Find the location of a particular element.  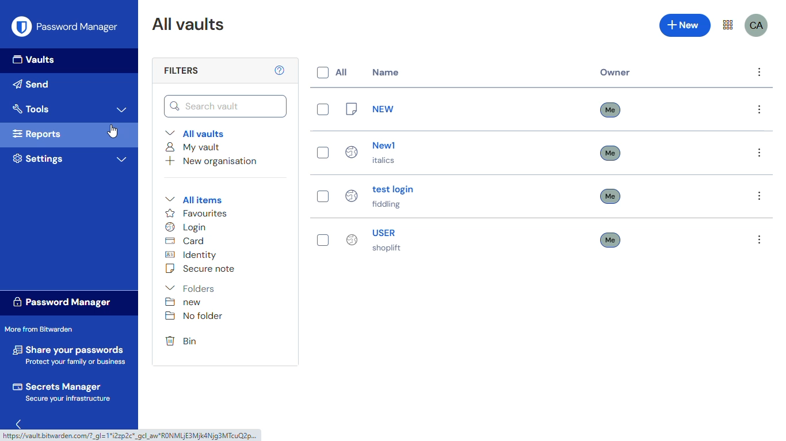

all items is located at coordinates (194, 199).